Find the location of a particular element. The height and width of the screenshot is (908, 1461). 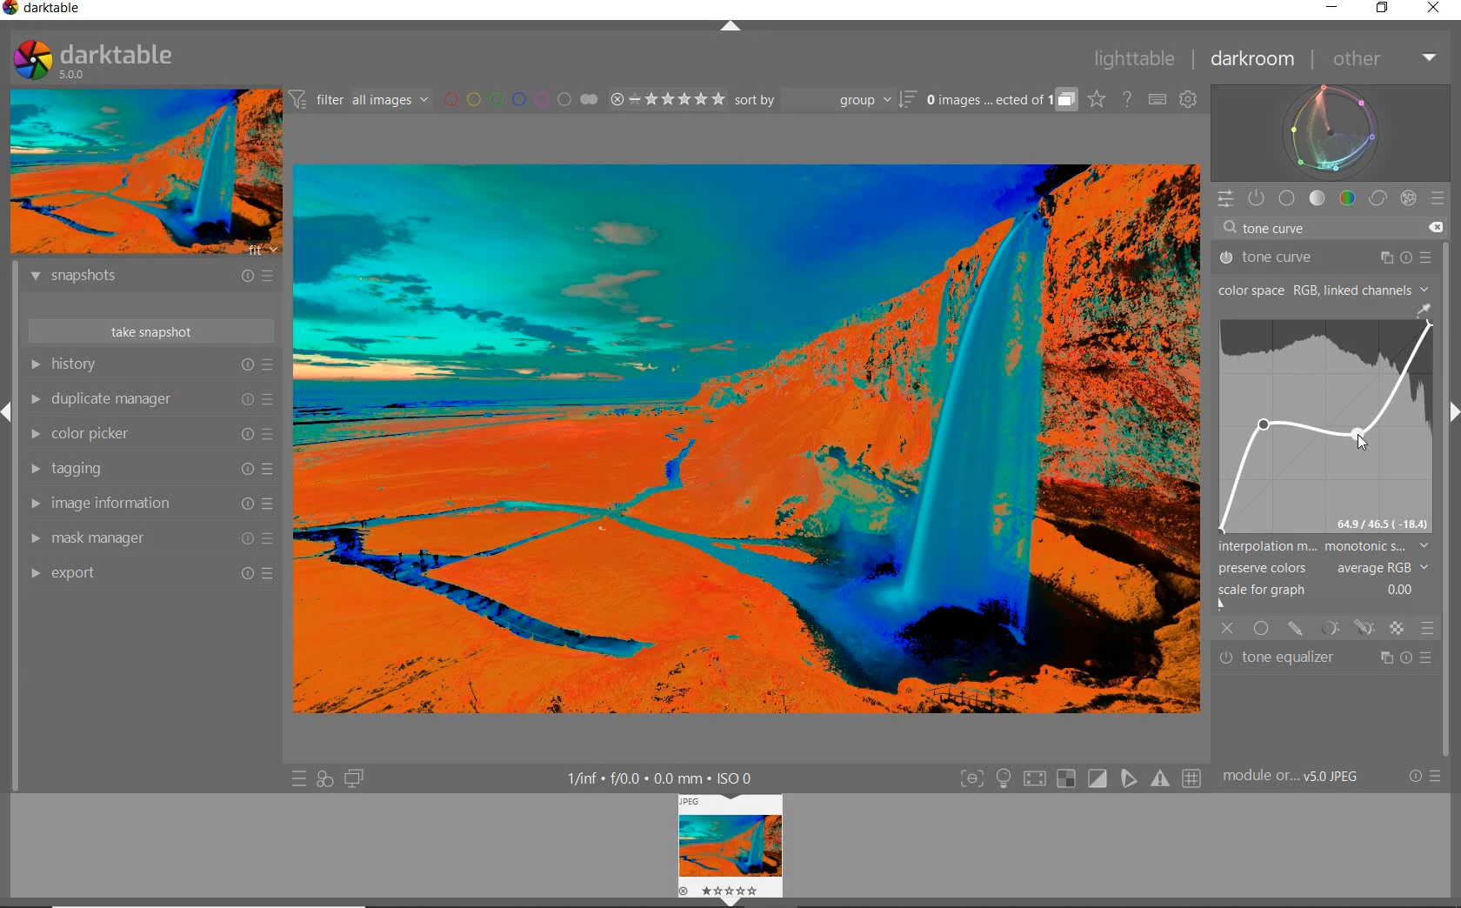

export is located at coordinates (153, 575).